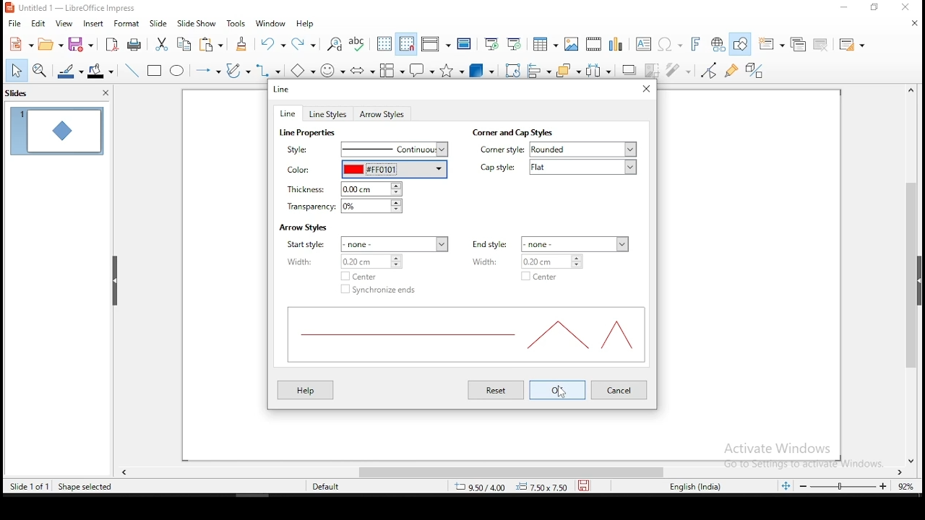  What do you see at coordinates (453, 70) in the screenshot?
I see `stars and banners` at bounding box center [453, 70].